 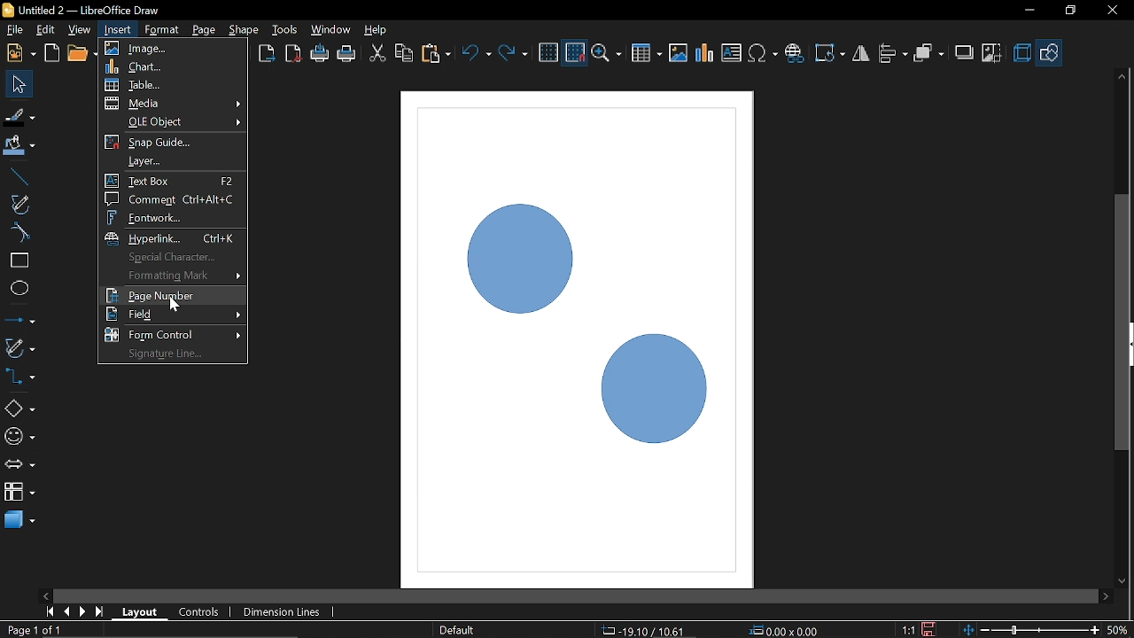 What do you see at coordinates (68, 611) in the screenshot?
I see `Previous page` at bounding box center [68, 611].